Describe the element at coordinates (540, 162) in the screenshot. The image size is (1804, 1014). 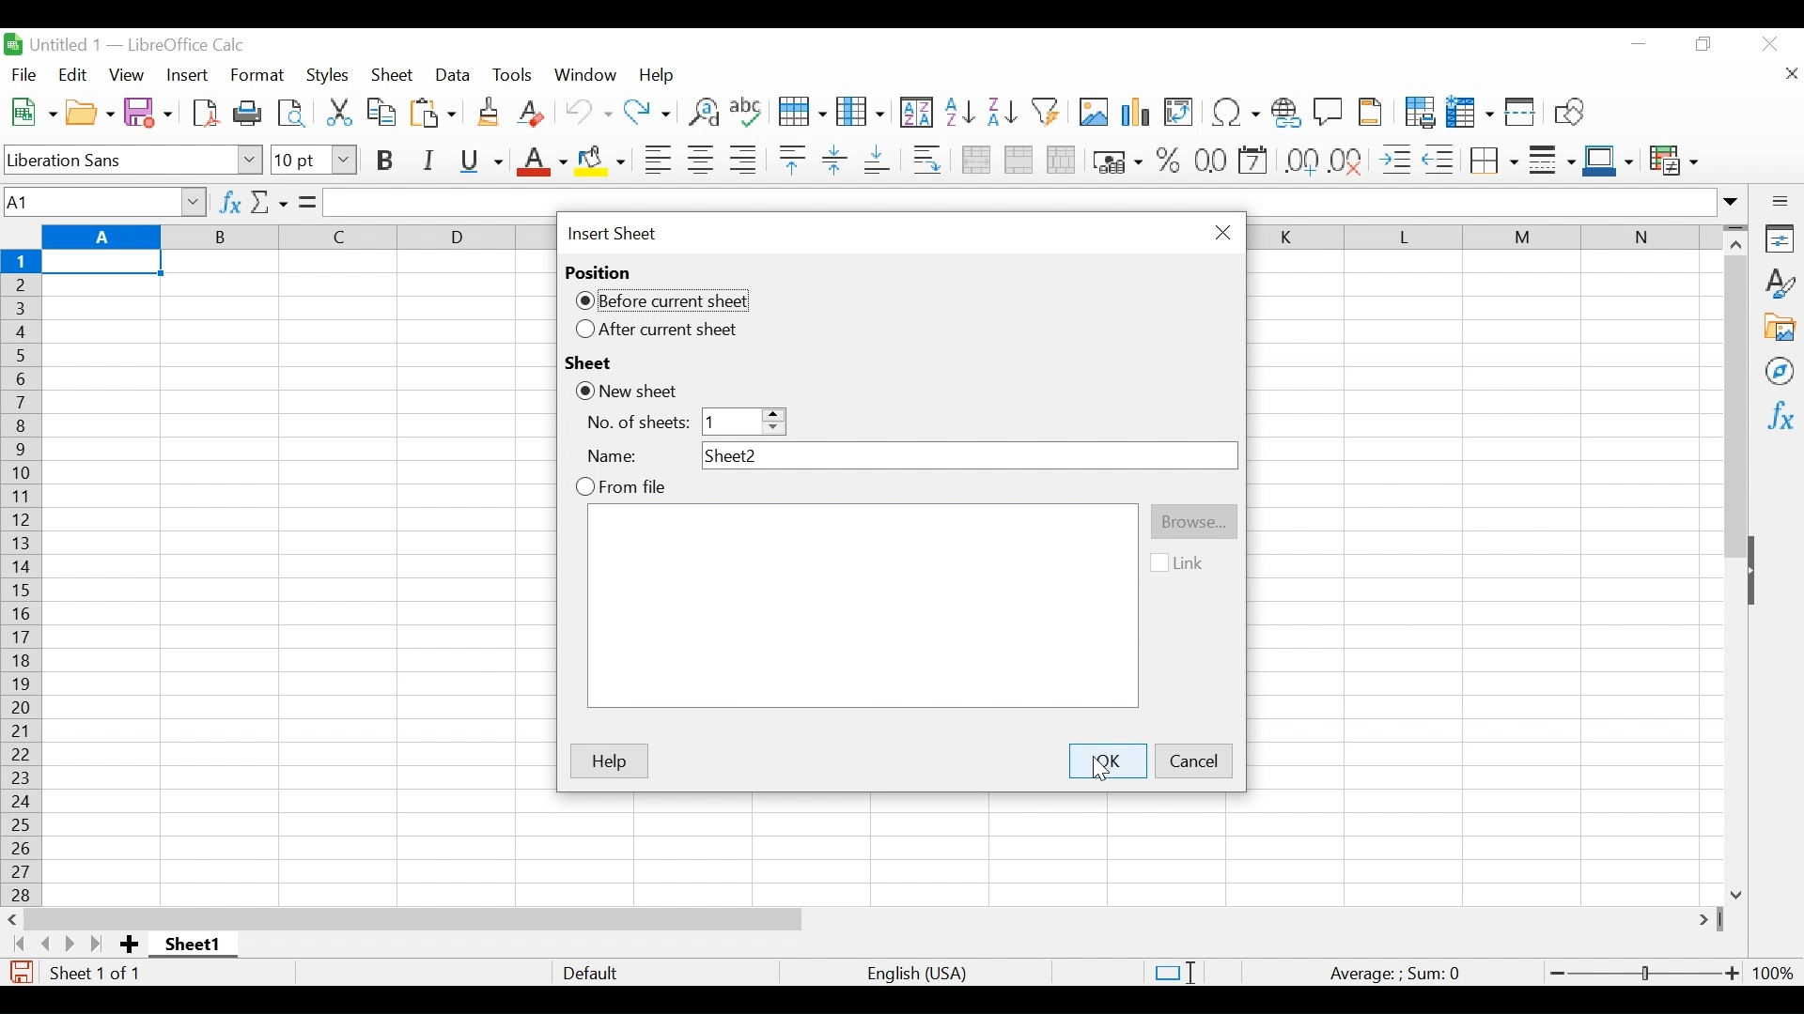
I see `Font Color` at that location.